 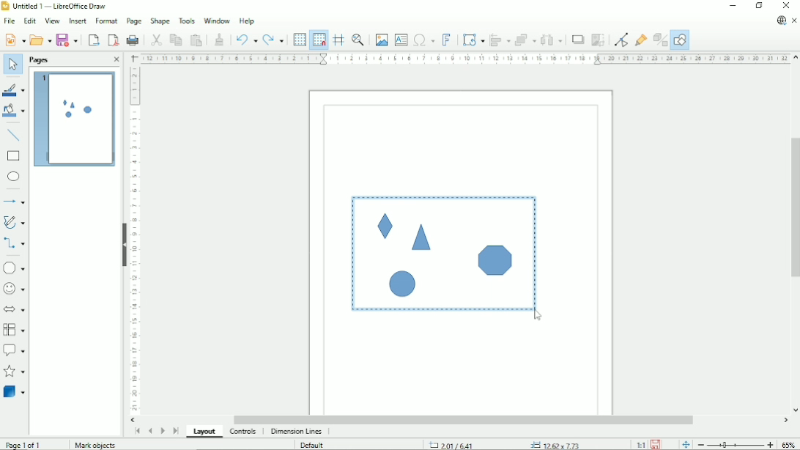 What do you see at coordinates (77, 21) in the screenshot?
I see `Insert` at bounding box center [77, 21].